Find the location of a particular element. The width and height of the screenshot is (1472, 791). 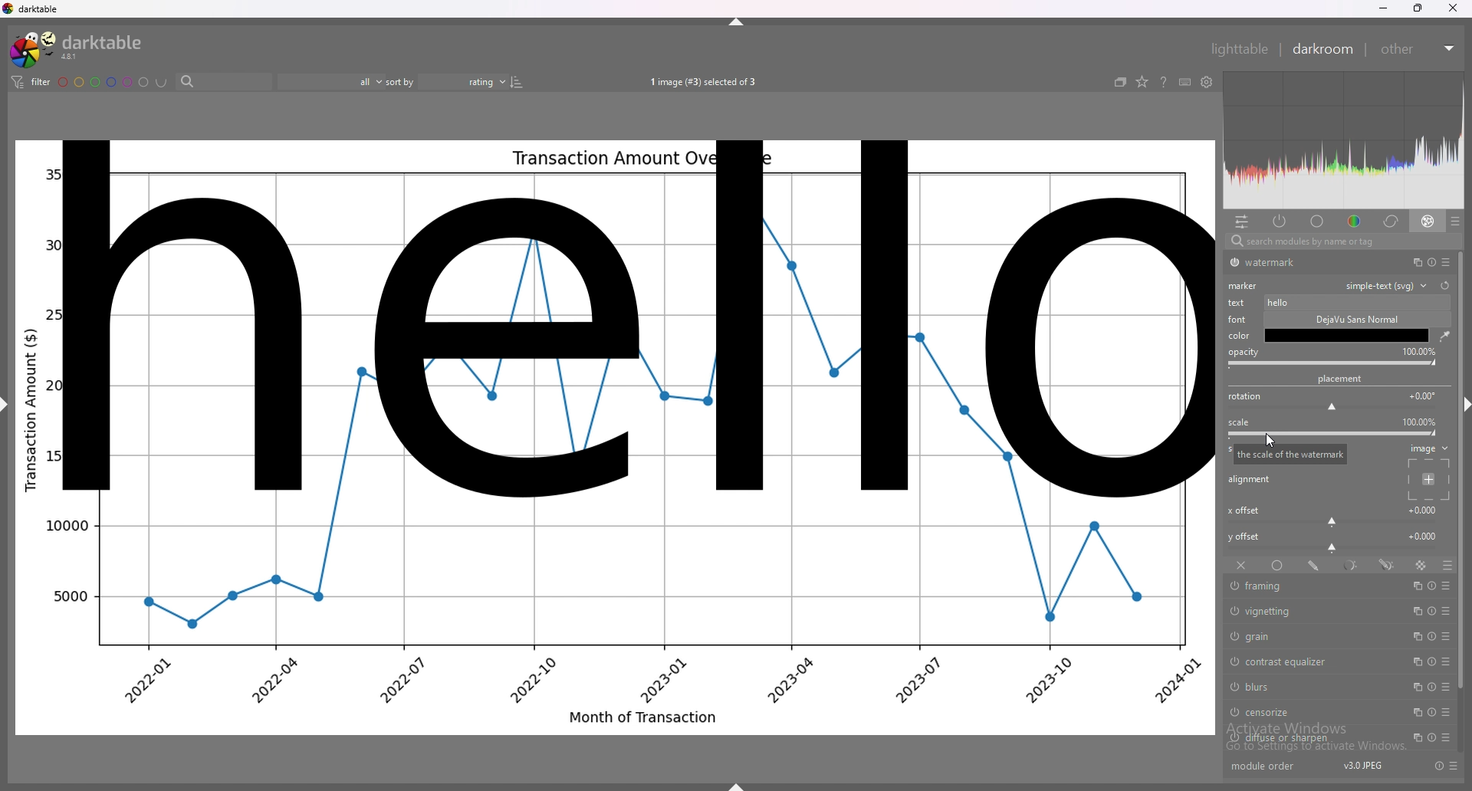

presets is located at coordinates (1454, 766).